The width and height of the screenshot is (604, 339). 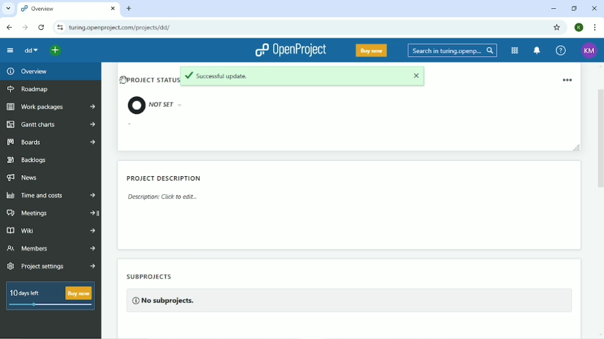 What do you see at coordinates (55, 50) in the screenshot?
I see `Open quick add menu` at bounding box center [55, 50].